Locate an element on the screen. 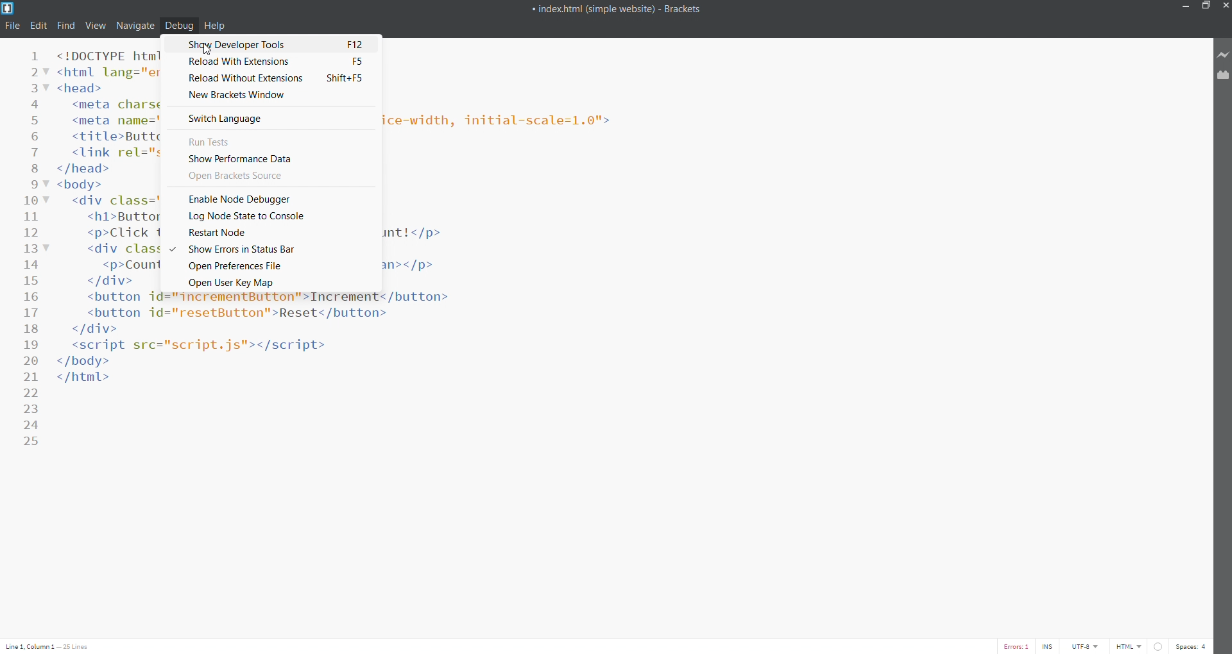 Image resolution: width=1232 pixels, height=654 pixels. open user key map is located at coordinates (269, 281).